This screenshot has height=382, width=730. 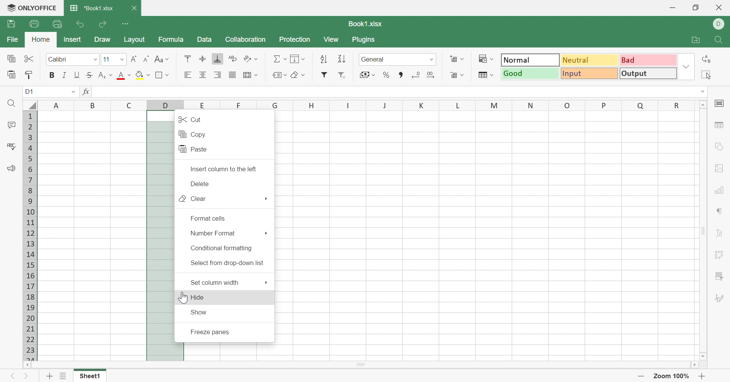 I want to click on Drop Down, so click(x=463, y=59).